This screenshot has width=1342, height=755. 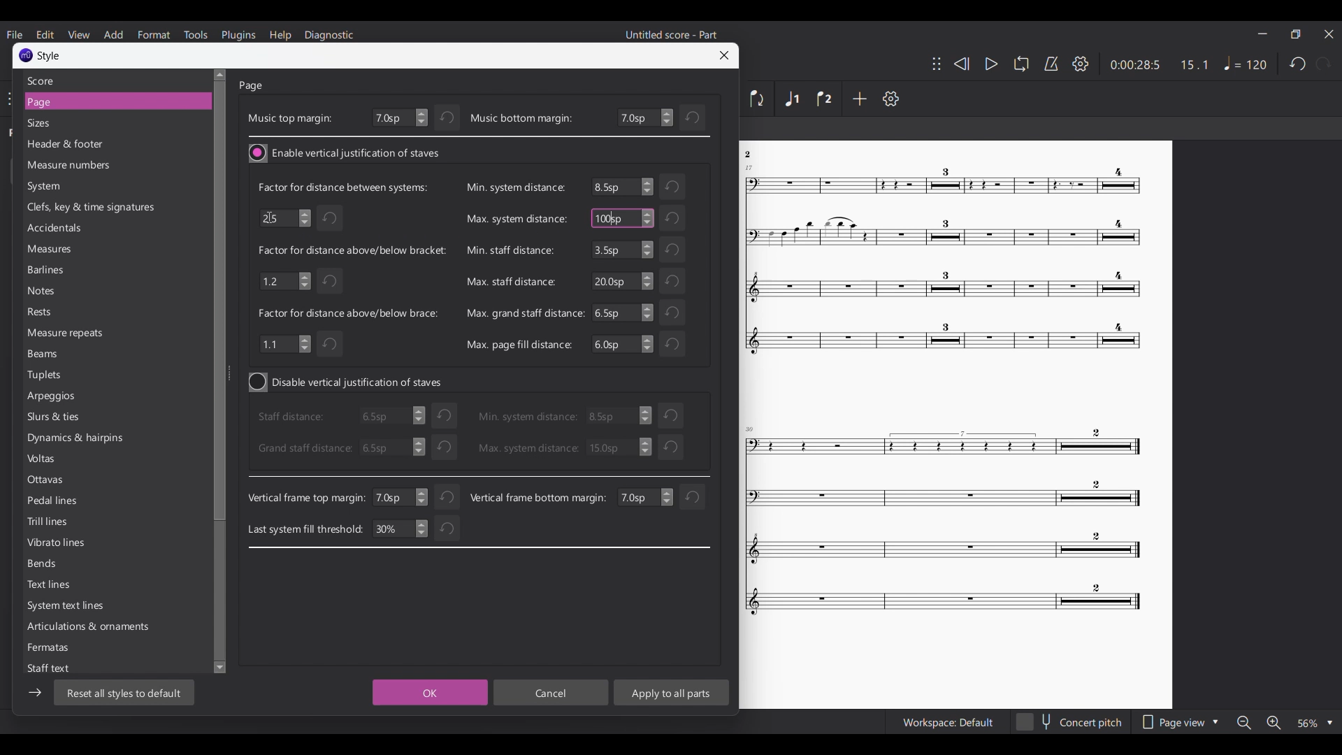 What do you see at coordinates (70, 607) in the screenshot?
I see `System text line` at bounding box center [70, 607].